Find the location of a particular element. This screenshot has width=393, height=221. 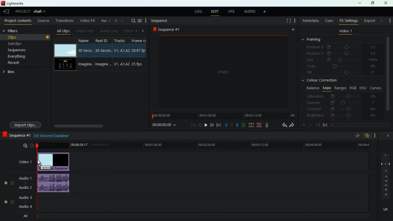

video 1 is located at coordinates (23, 162).